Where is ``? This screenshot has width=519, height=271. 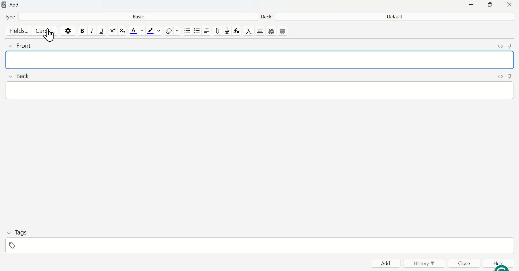  is located at coordinates (187, 31).